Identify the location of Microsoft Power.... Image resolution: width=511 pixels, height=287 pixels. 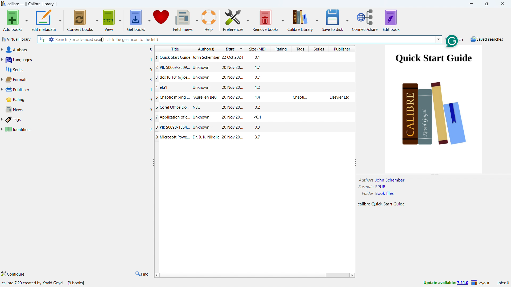
(252, 139).